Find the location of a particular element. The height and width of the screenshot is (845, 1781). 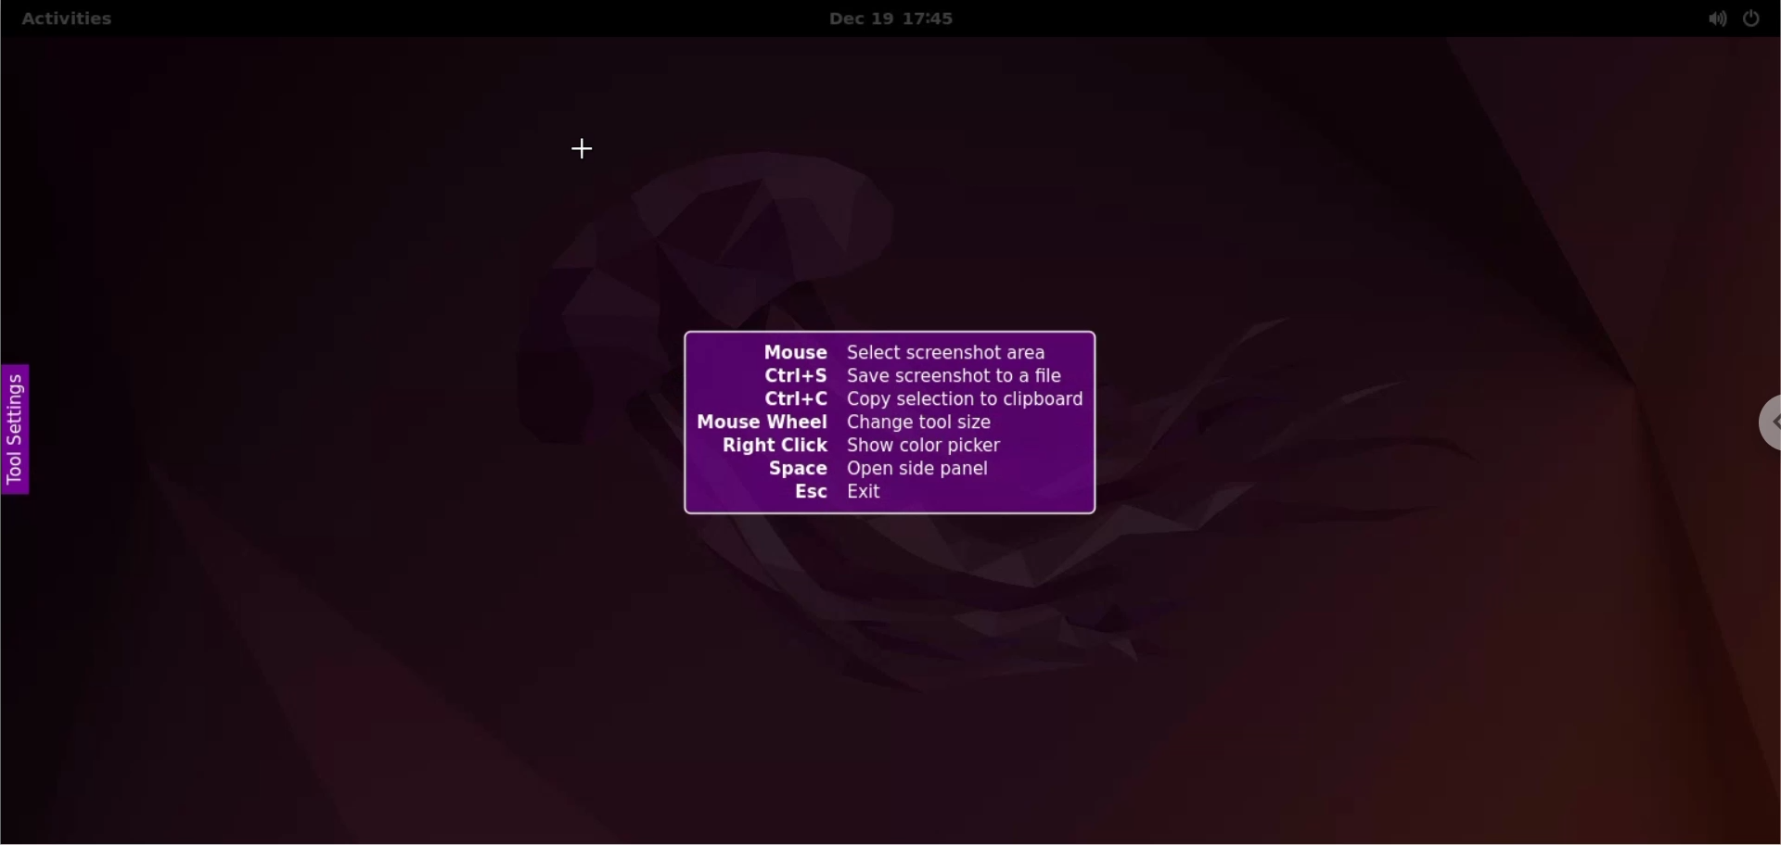

chrome options is located at coordinates (1759, 427).